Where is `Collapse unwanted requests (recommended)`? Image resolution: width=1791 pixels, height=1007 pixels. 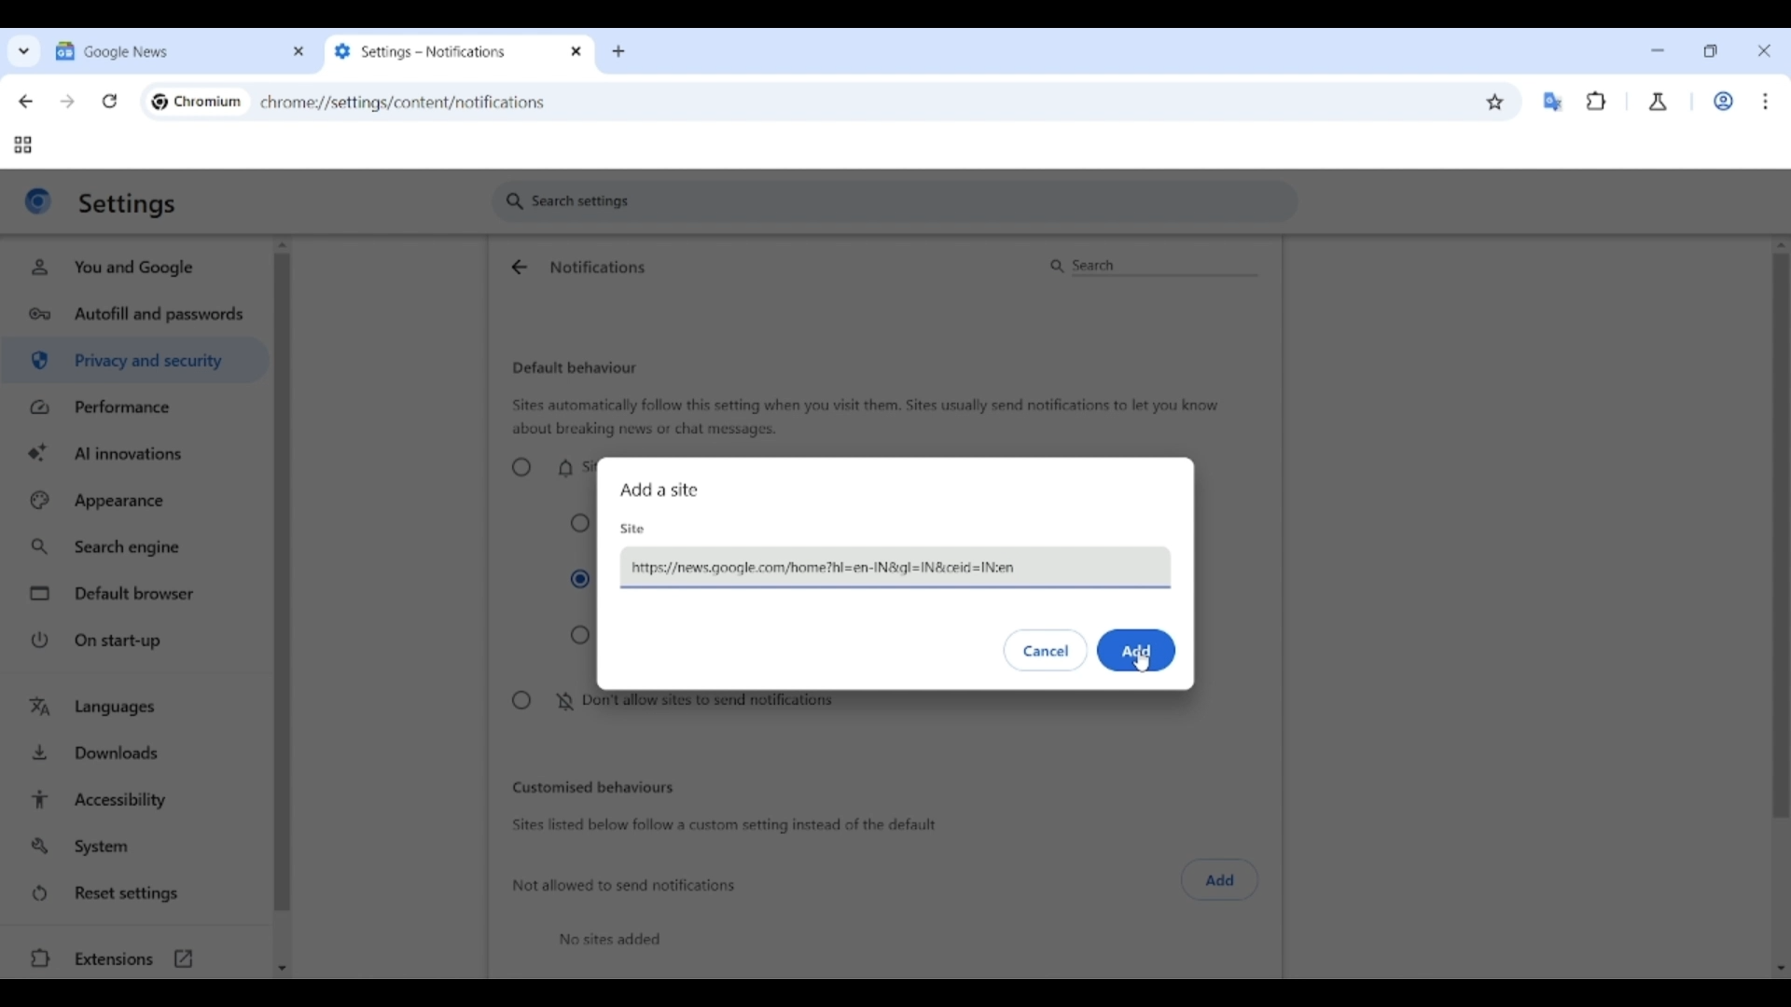 Collapse unwanted requests (recommended) is located at coordinates (580, 580).